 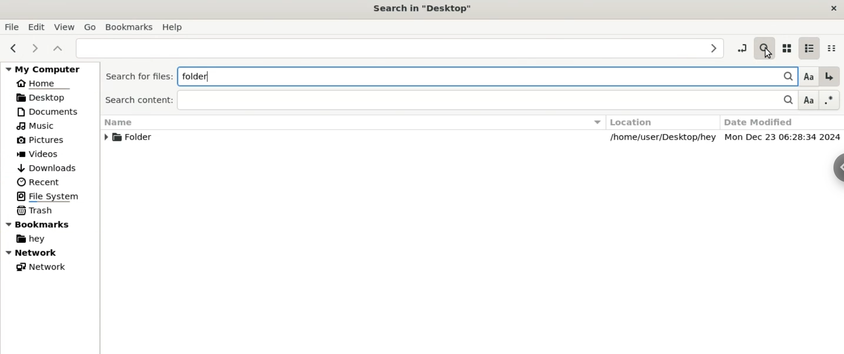 What do you see at coordinates (57, 47) in the screenshot?
I see `parent folders` at bounding box center [57, 47].